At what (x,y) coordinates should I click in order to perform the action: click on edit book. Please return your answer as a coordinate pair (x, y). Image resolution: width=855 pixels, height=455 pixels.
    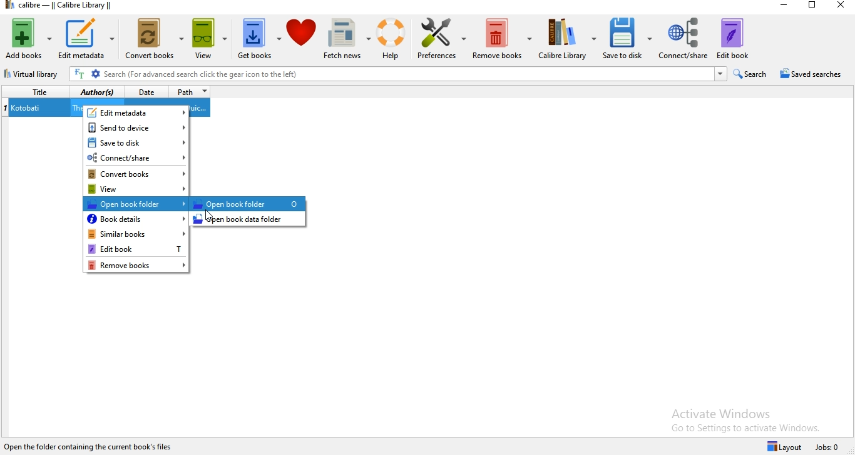
    Looking at the image, I should click on (732, 38).